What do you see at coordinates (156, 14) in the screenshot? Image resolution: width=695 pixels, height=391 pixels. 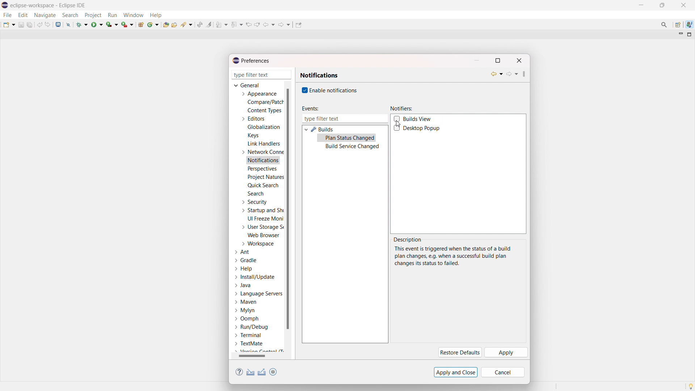 I see `help` at bounding box center [156, 14].